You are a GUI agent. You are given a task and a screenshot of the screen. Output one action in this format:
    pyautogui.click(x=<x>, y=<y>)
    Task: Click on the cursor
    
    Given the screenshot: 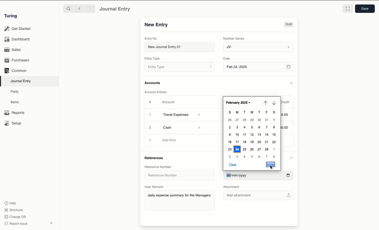 What is the action you would take?
    pyautogui.click(x=272, y=168)
    